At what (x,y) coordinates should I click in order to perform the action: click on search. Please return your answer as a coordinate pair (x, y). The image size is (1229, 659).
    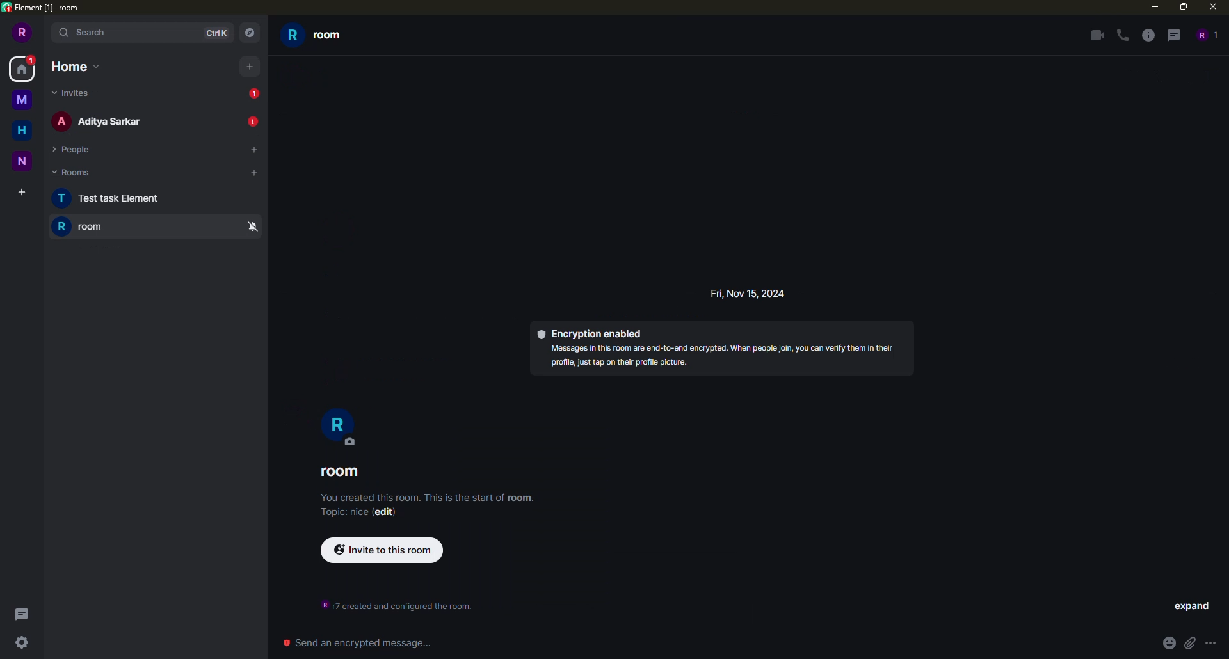
    Looking at the image, I should click on (143, 33).